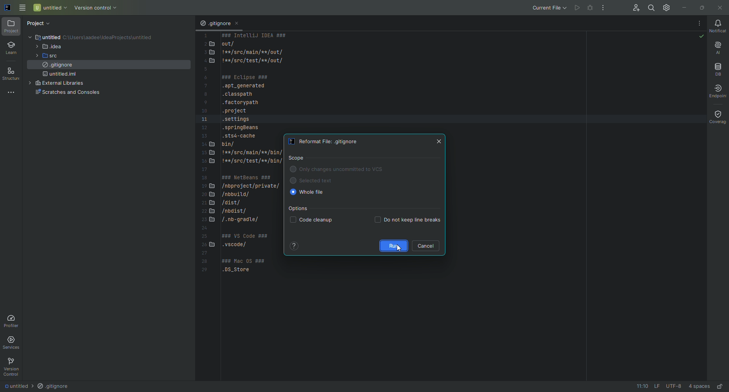  I want to click on Restore, so click(702, 7).